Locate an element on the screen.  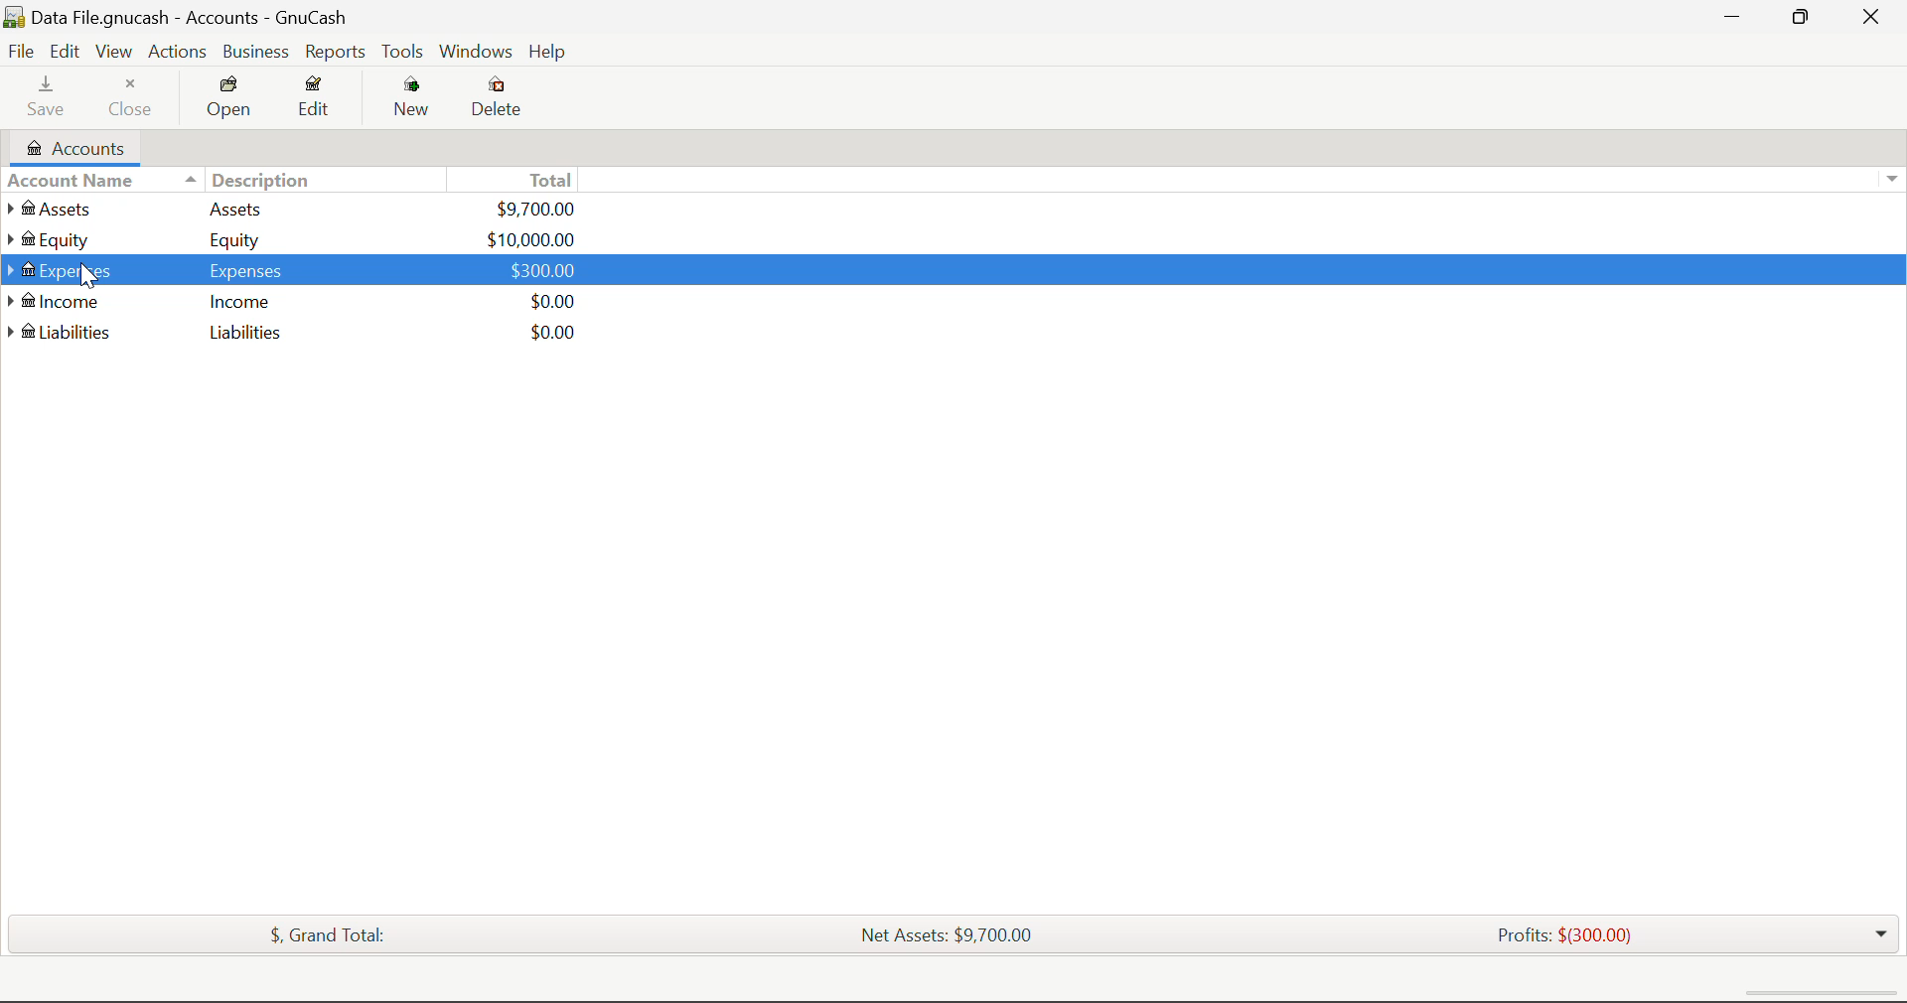
Business is located at coordinates (256, 54).